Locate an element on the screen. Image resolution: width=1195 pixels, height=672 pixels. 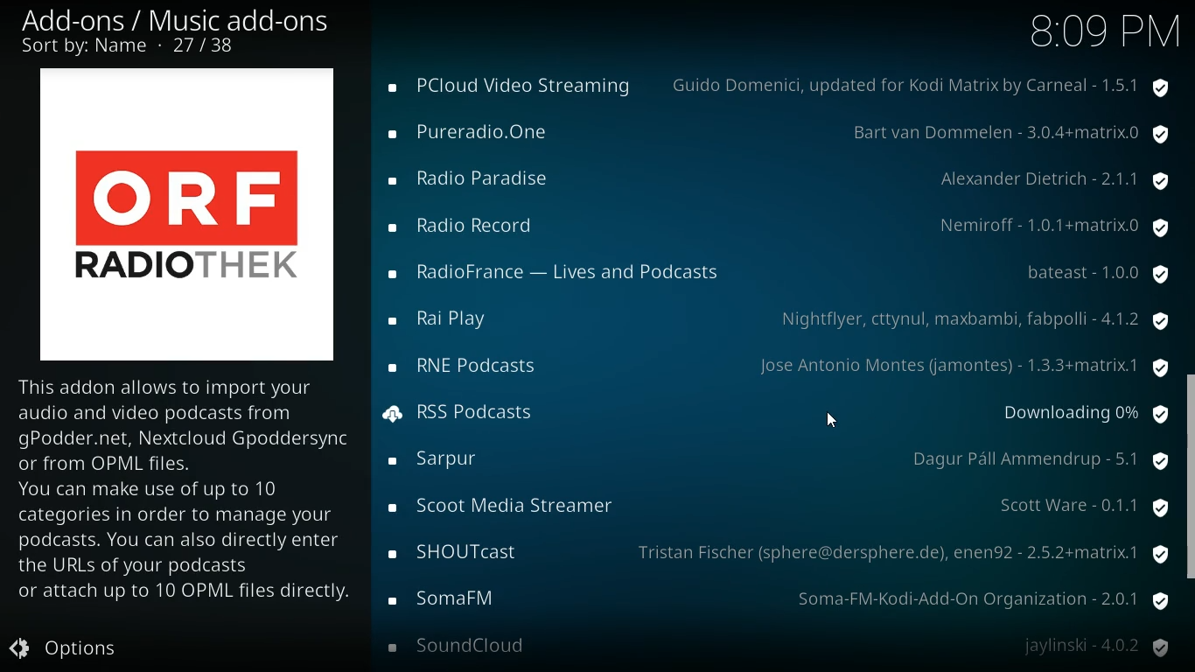
description is located at coordinates (189, 500).